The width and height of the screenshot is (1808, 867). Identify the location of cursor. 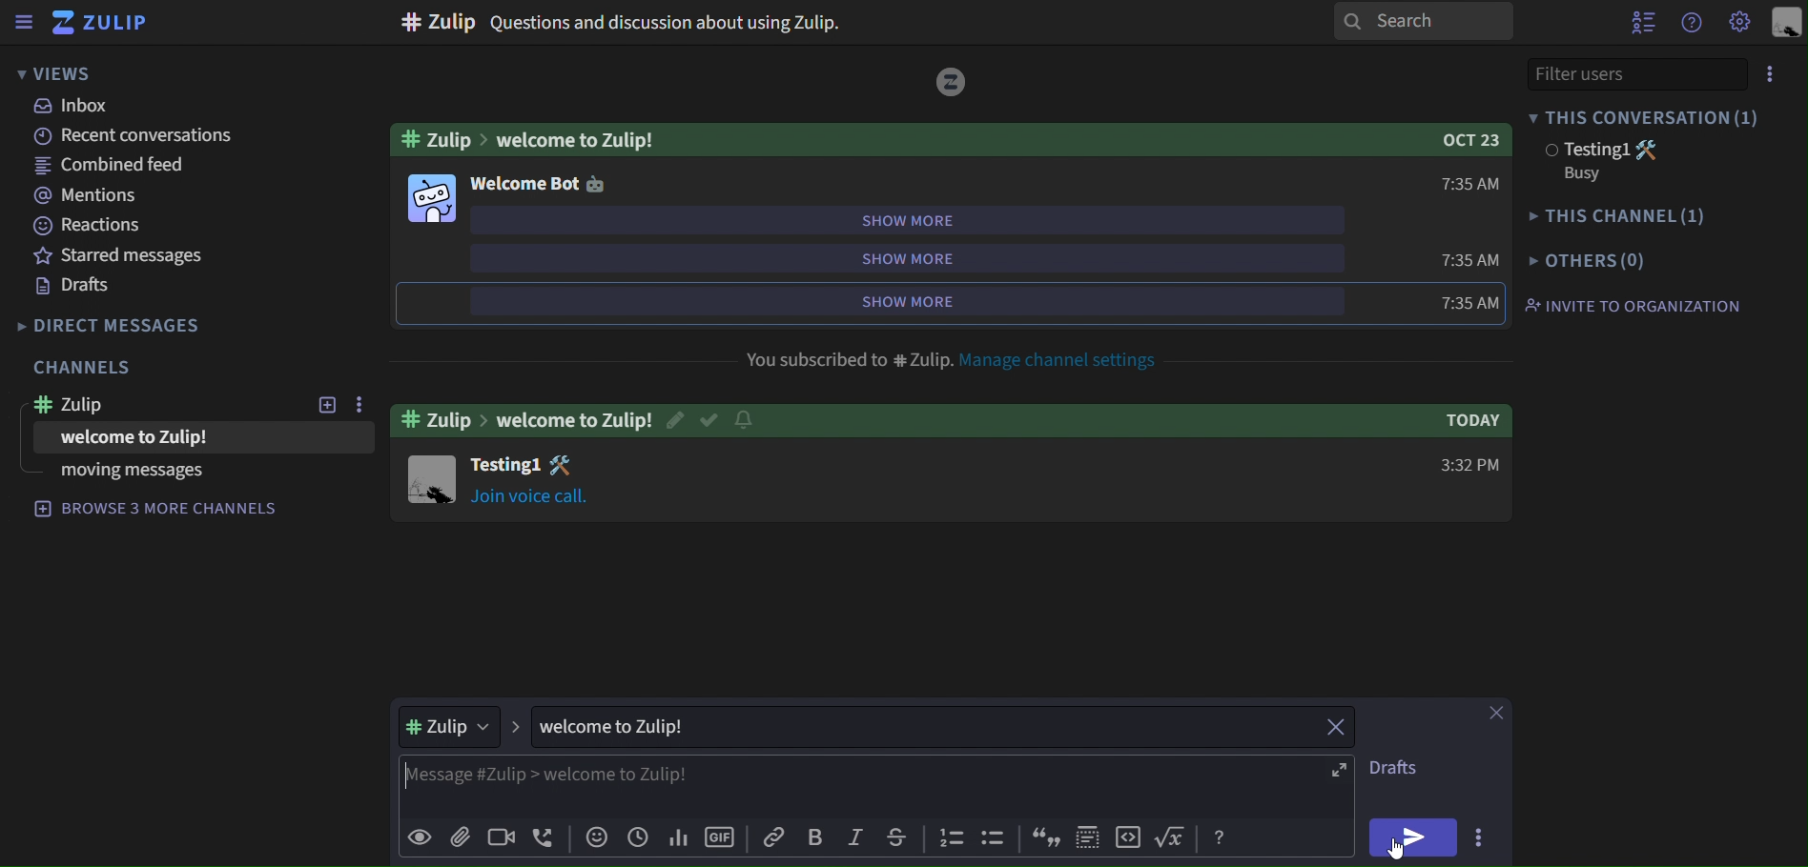
(1400, 850).